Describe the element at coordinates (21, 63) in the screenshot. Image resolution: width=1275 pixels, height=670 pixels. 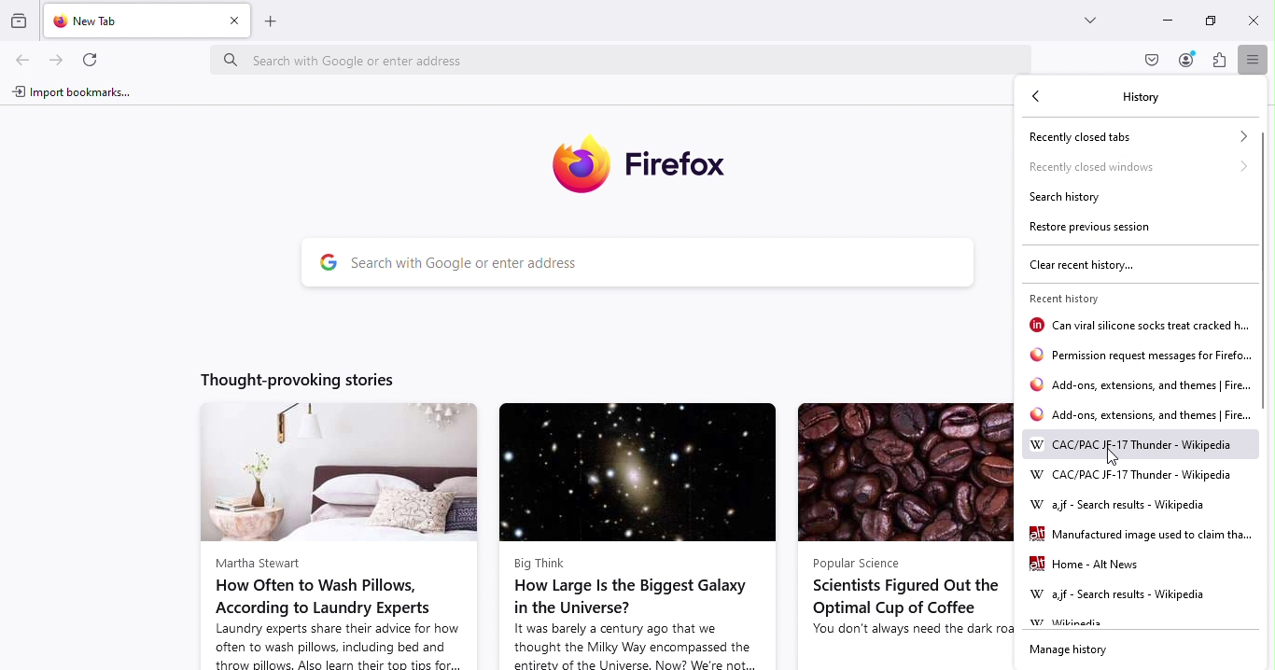
I see `Go back one page` at that location.